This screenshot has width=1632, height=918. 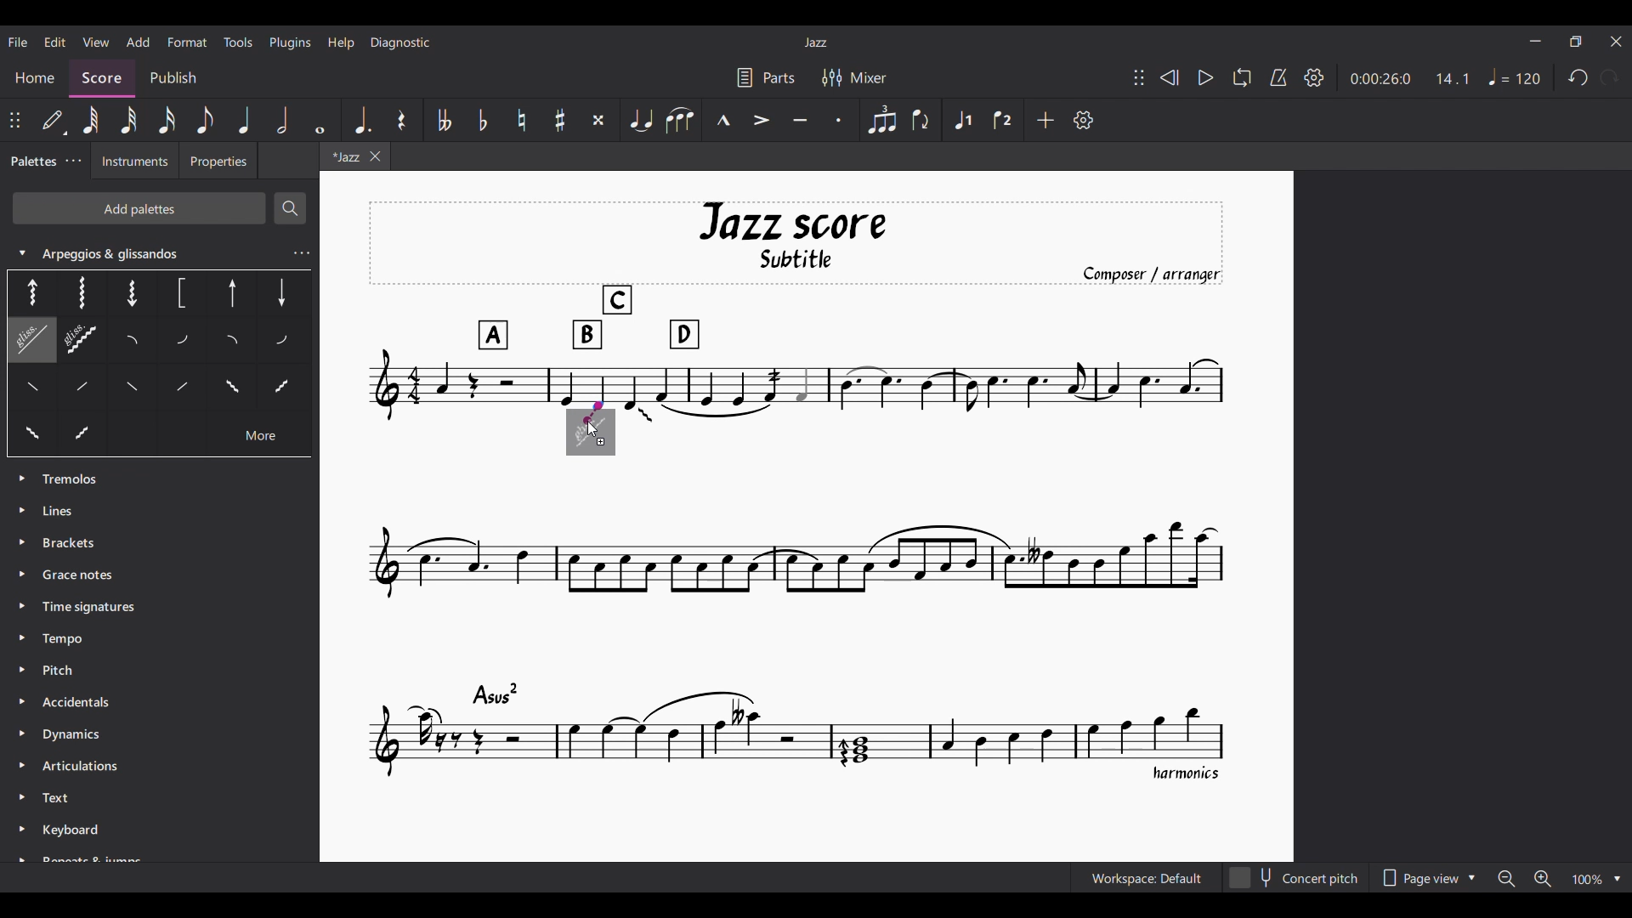 I want to click on Mixer settings, so click(x=853, y=77).